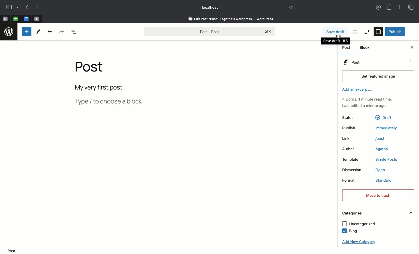 The width and height of the screenshot is (419, 254). Describe the element at coordinates (353, 128) in the screenshot. I see `Publish` at that location.